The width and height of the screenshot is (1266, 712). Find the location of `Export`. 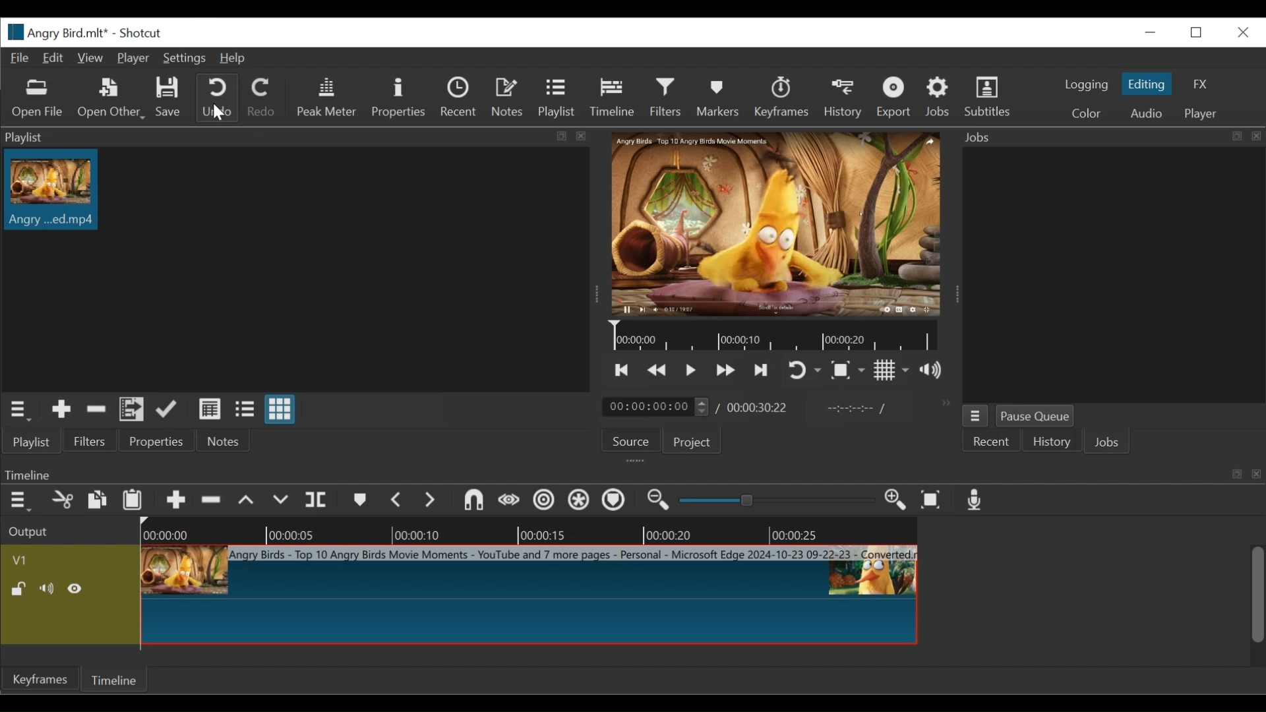

Export is located at coordinates (893, 97).